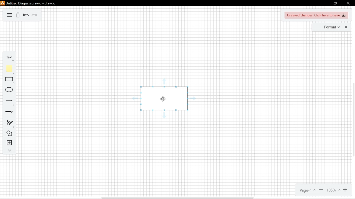 This screenshot has height=199, width=355. Describe the element at coordinates (346, 27) in the screenshot. I see `close` at that location.